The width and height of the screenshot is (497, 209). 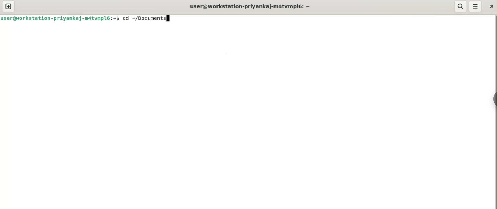 I want to click on cd ~/Documents, so click(x=148, y=18).